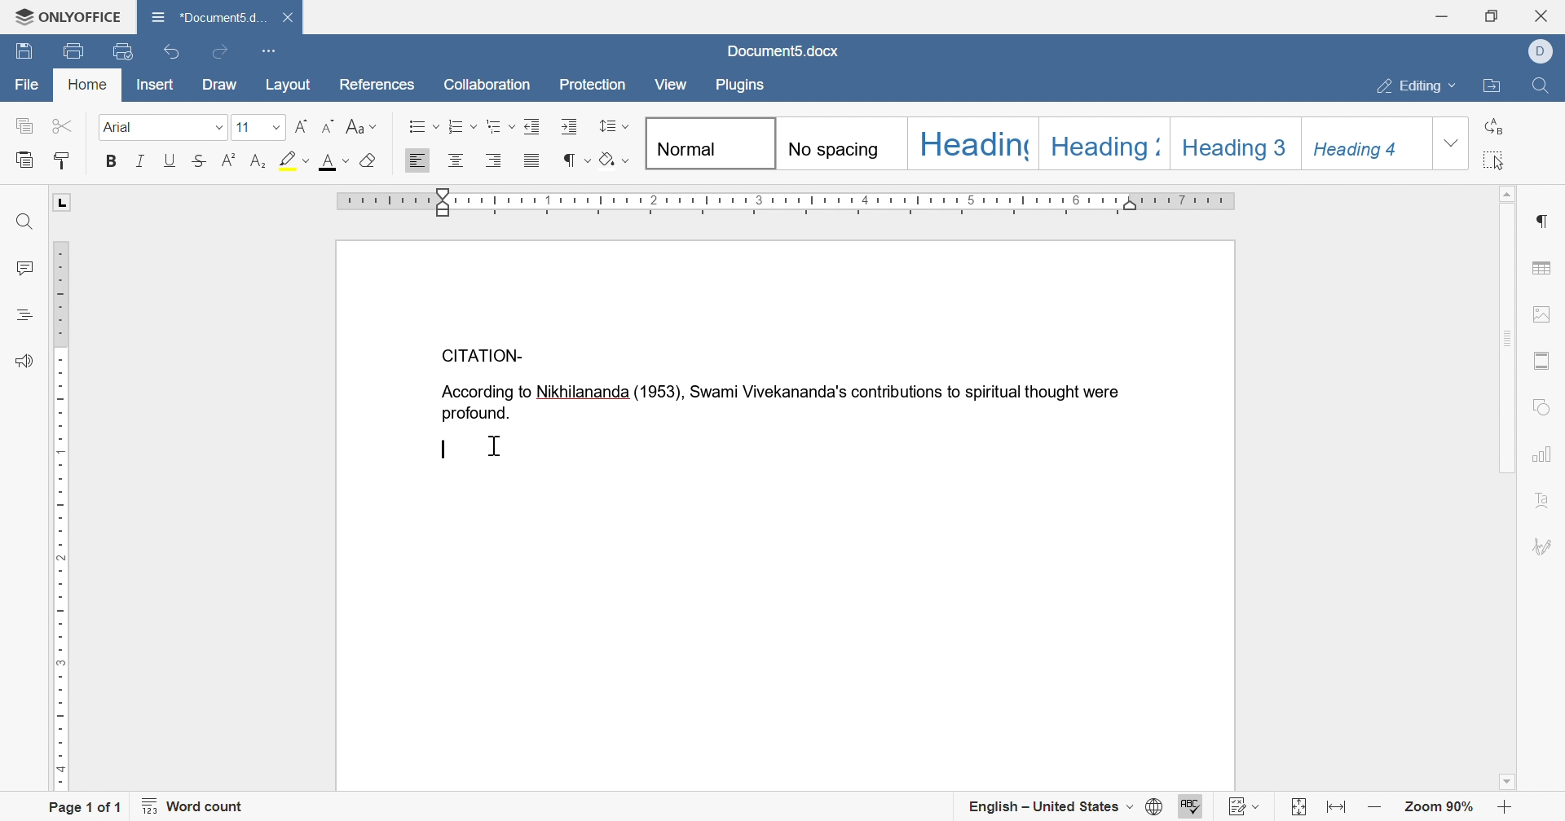 Image resolution: width=1565 pixels, height=821 pixels. Describe the element at coordinates (612, 161) in the screenshot. I see `clear style` at that location.